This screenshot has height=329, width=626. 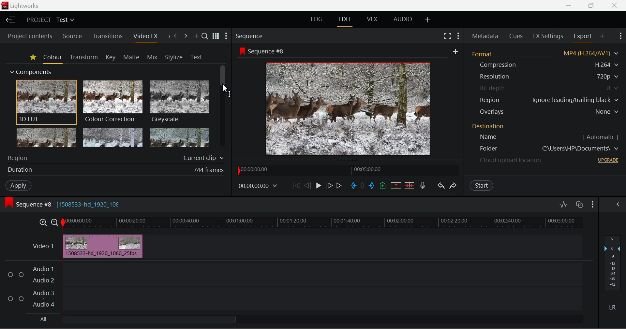 I want to click on Back to Homepage, so click(x=10, y=19).